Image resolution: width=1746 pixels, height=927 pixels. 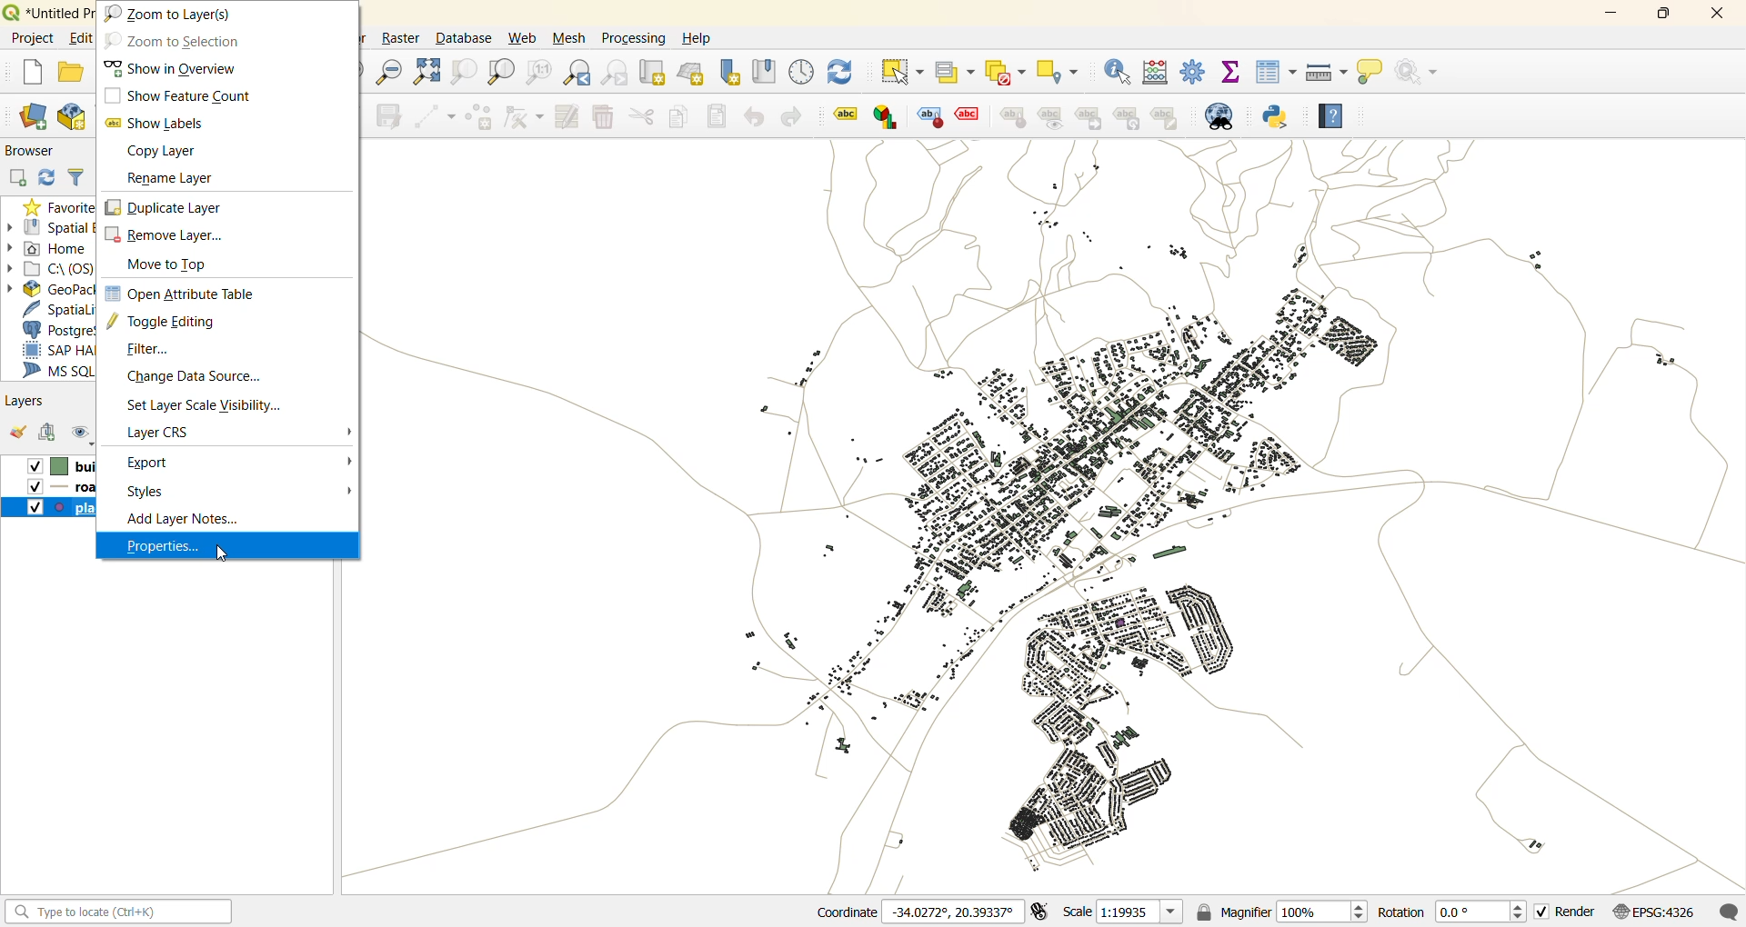 I want to click on new spatial bookmark, so click(x=729, y=73).